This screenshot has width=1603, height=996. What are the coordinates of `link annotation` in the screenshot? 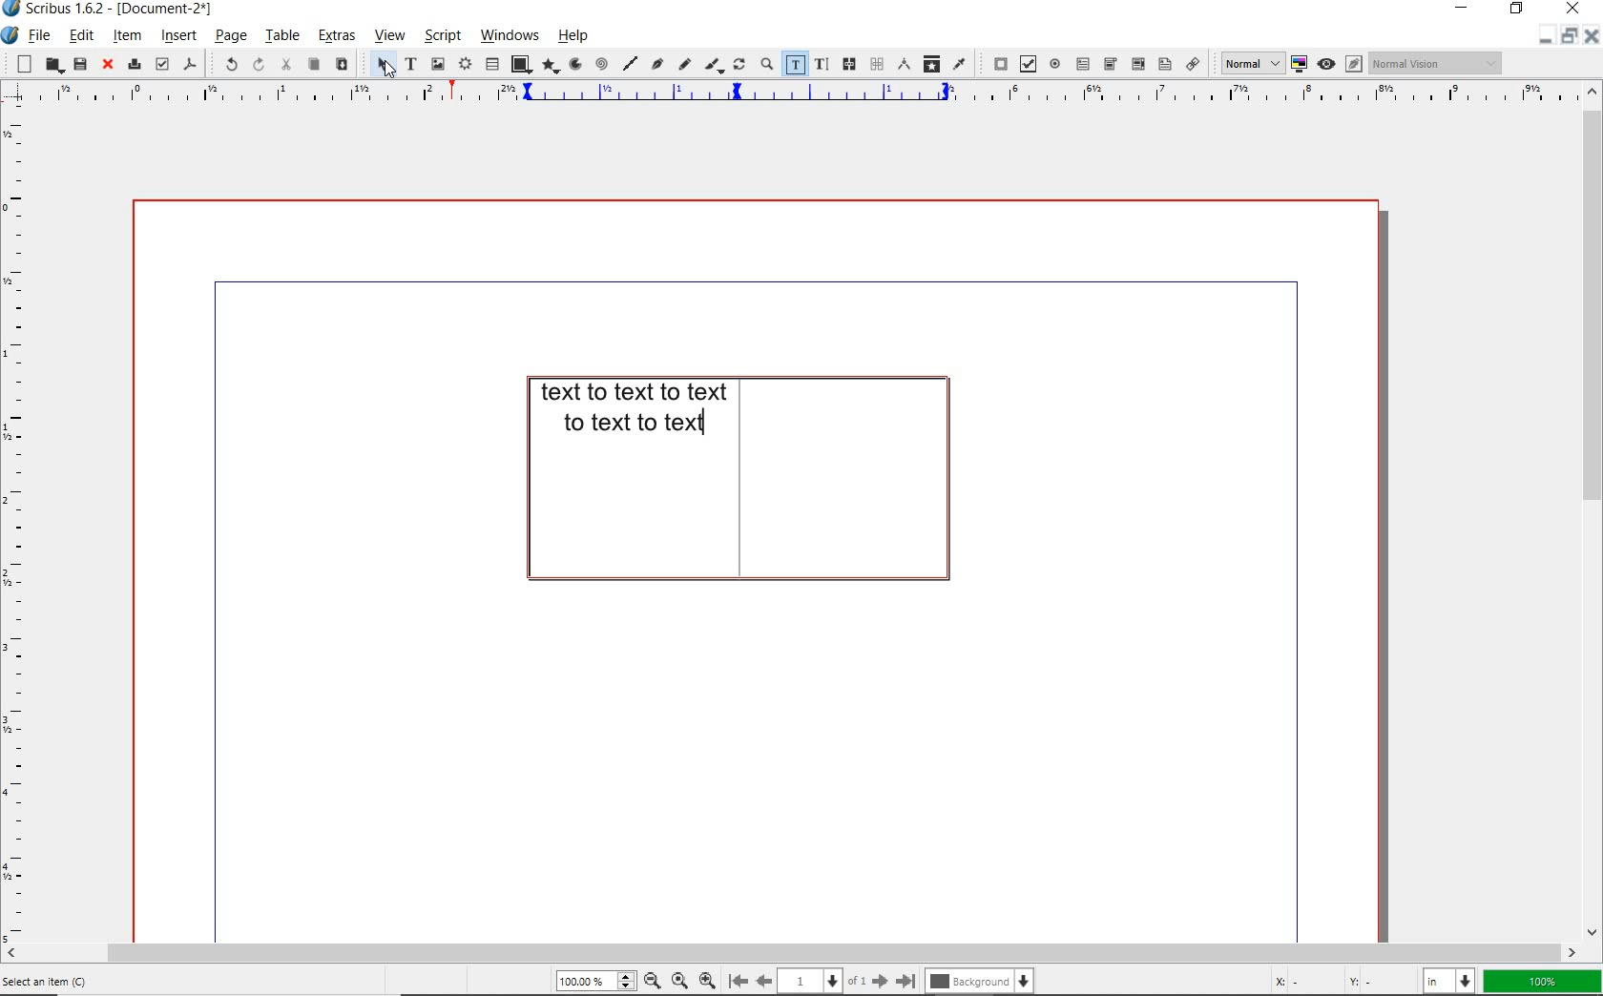 It's located at (1191, 63).